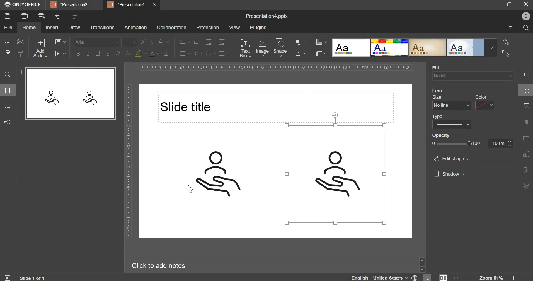 The height and width of the screenshot is (281, 533). Describe the element at coordinates (158, 266) in the screenshot. I see `Click to add notes` at that location.